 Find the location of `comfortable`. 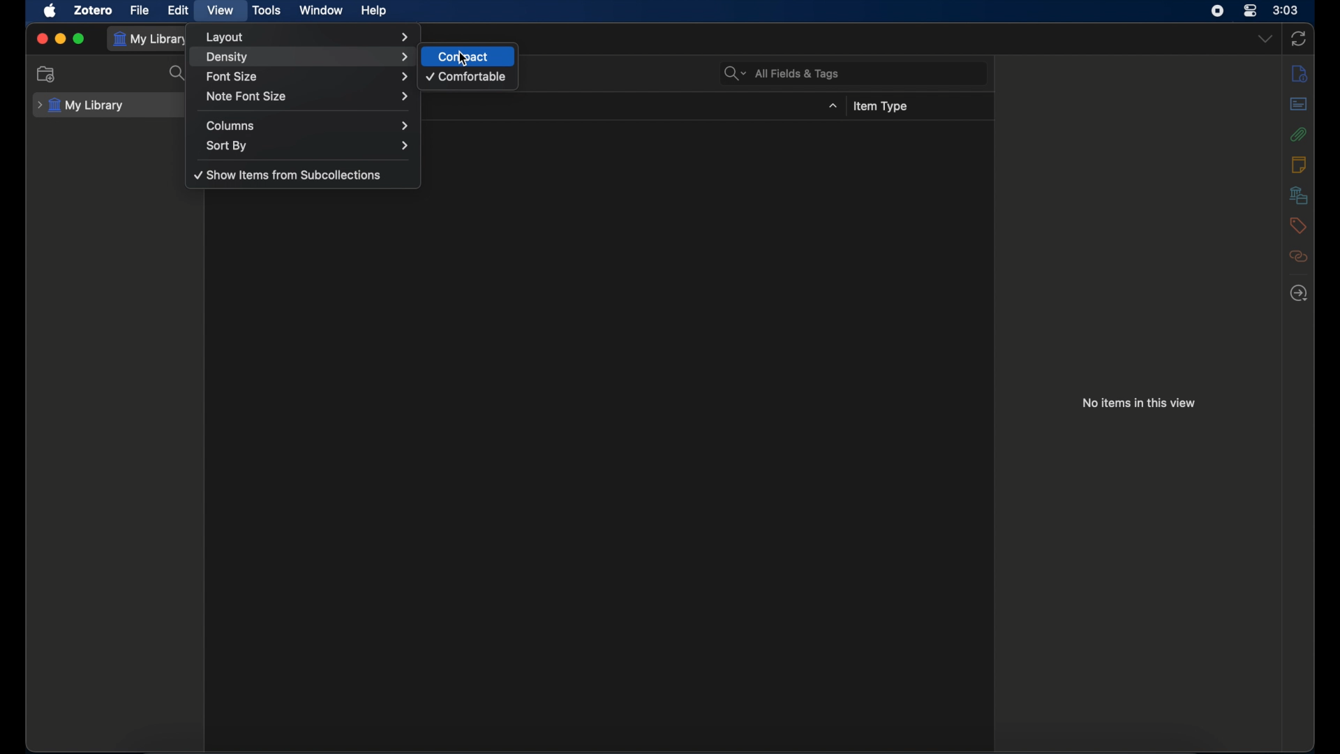

comfortable is located at coordinates (468, 75).